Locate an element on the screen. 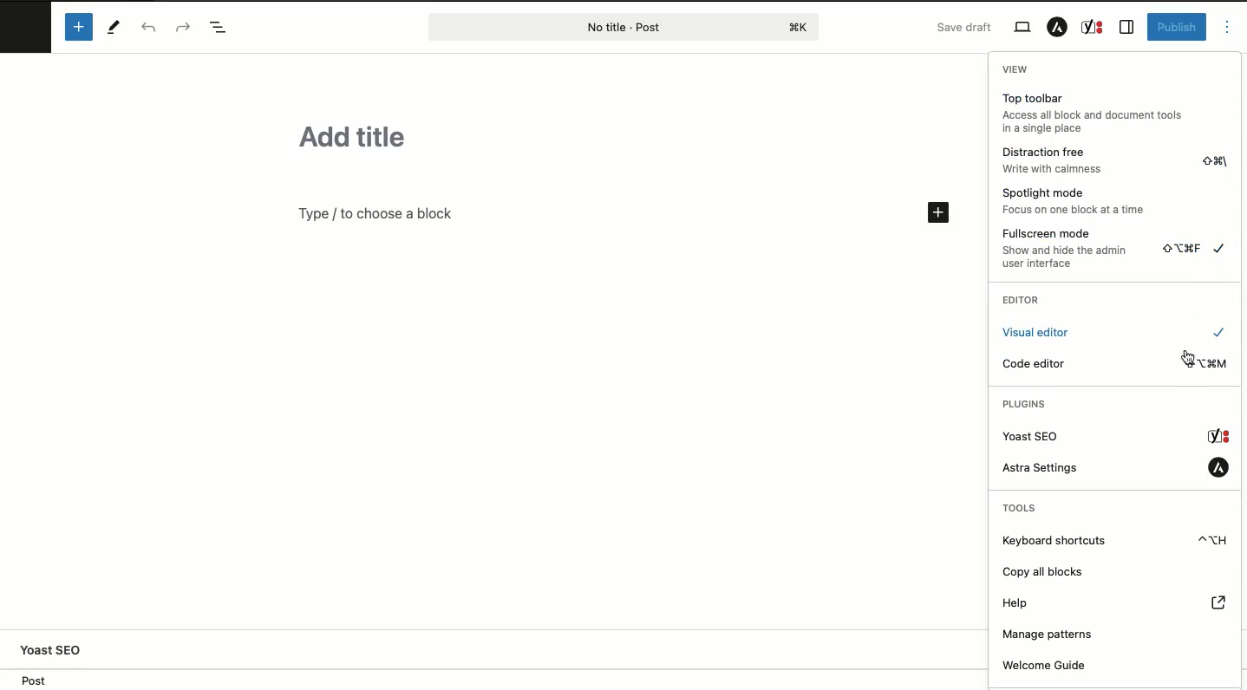 This screenshot has width=1247, height=690. Publish is located at coordinates (1175, 27).